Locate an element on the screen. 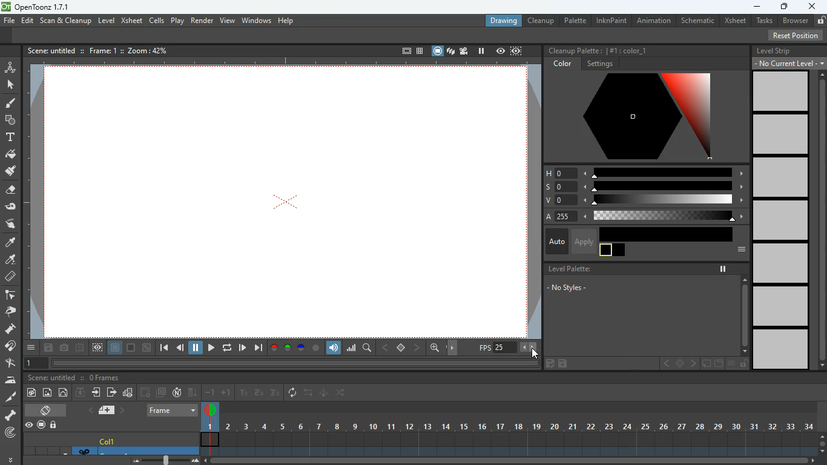 This screenshot has height=465, width=827. schematic is located at coordinates (698, 20).